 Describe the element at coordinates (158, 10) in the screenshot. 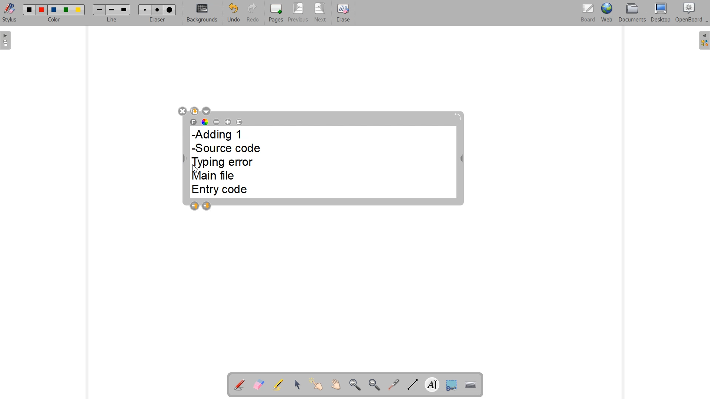

I see `Medium eraser` at that location.